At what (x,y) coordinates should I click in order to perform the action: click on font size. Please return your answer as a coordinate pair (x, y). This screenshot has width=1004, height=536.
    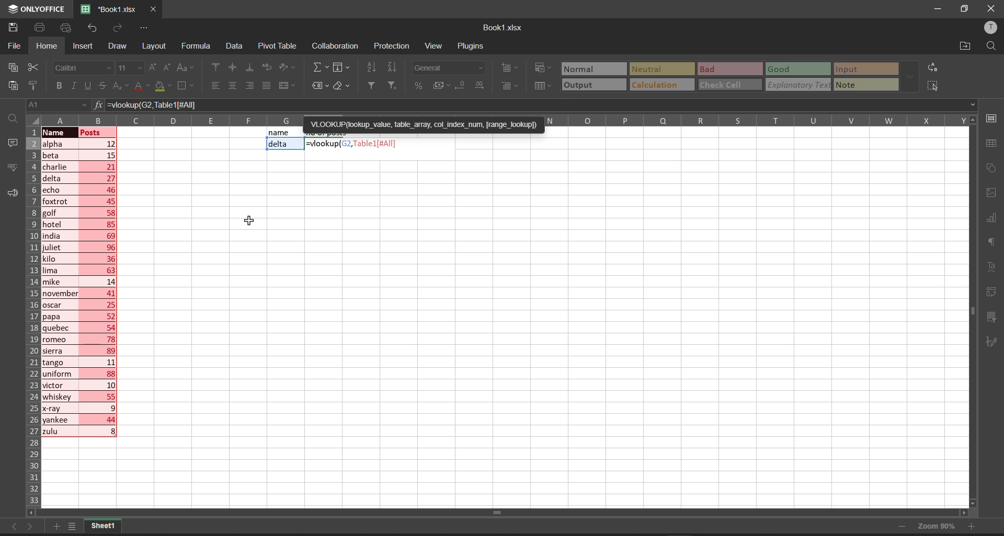
    Looking at the image, I should click on (130, 67).